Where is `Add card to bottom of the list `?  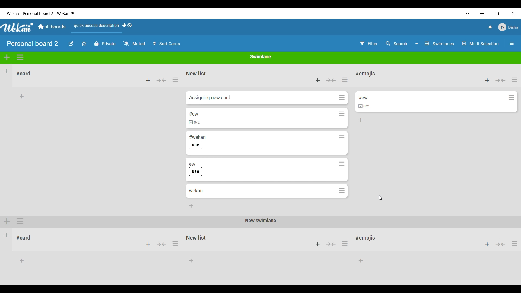 Add card to bottom of the list  is located at coordinates (361, 120).